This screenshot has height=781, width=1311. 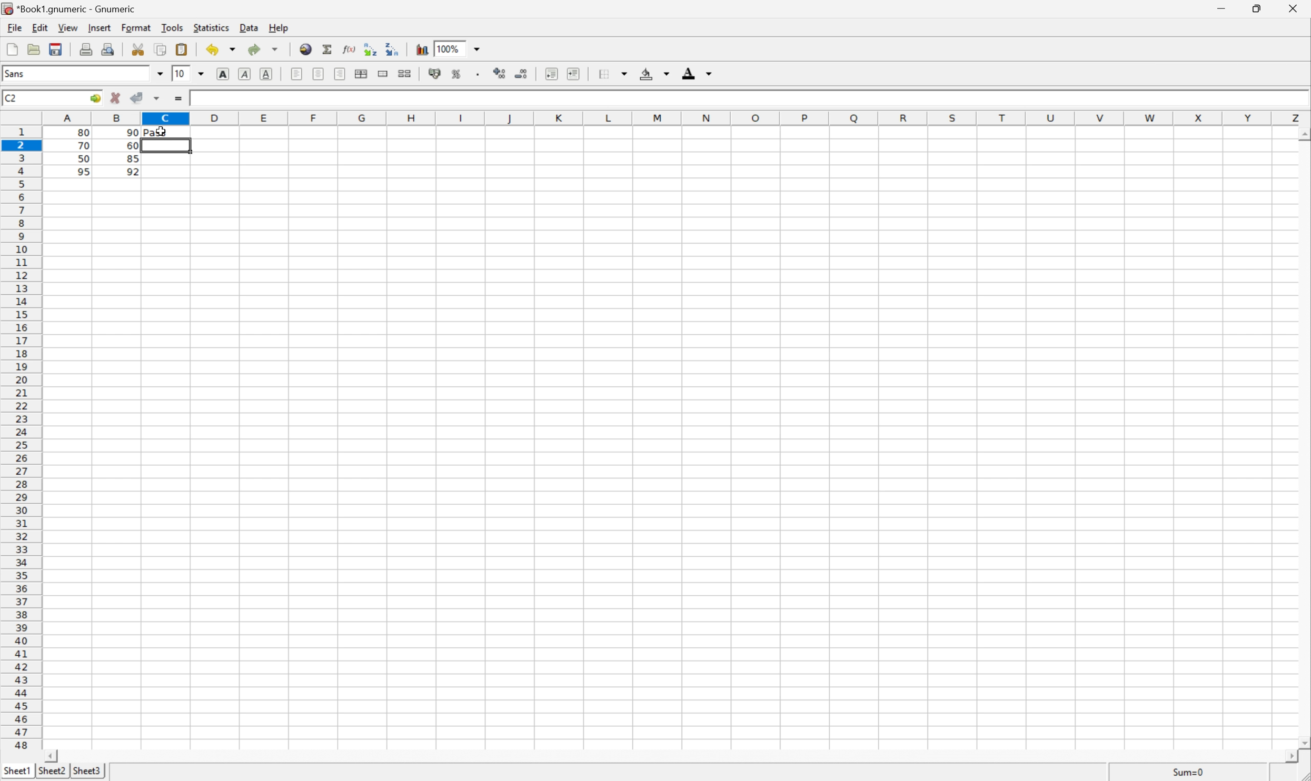 I want to click on Drop Down, so click(x=161, y=74).